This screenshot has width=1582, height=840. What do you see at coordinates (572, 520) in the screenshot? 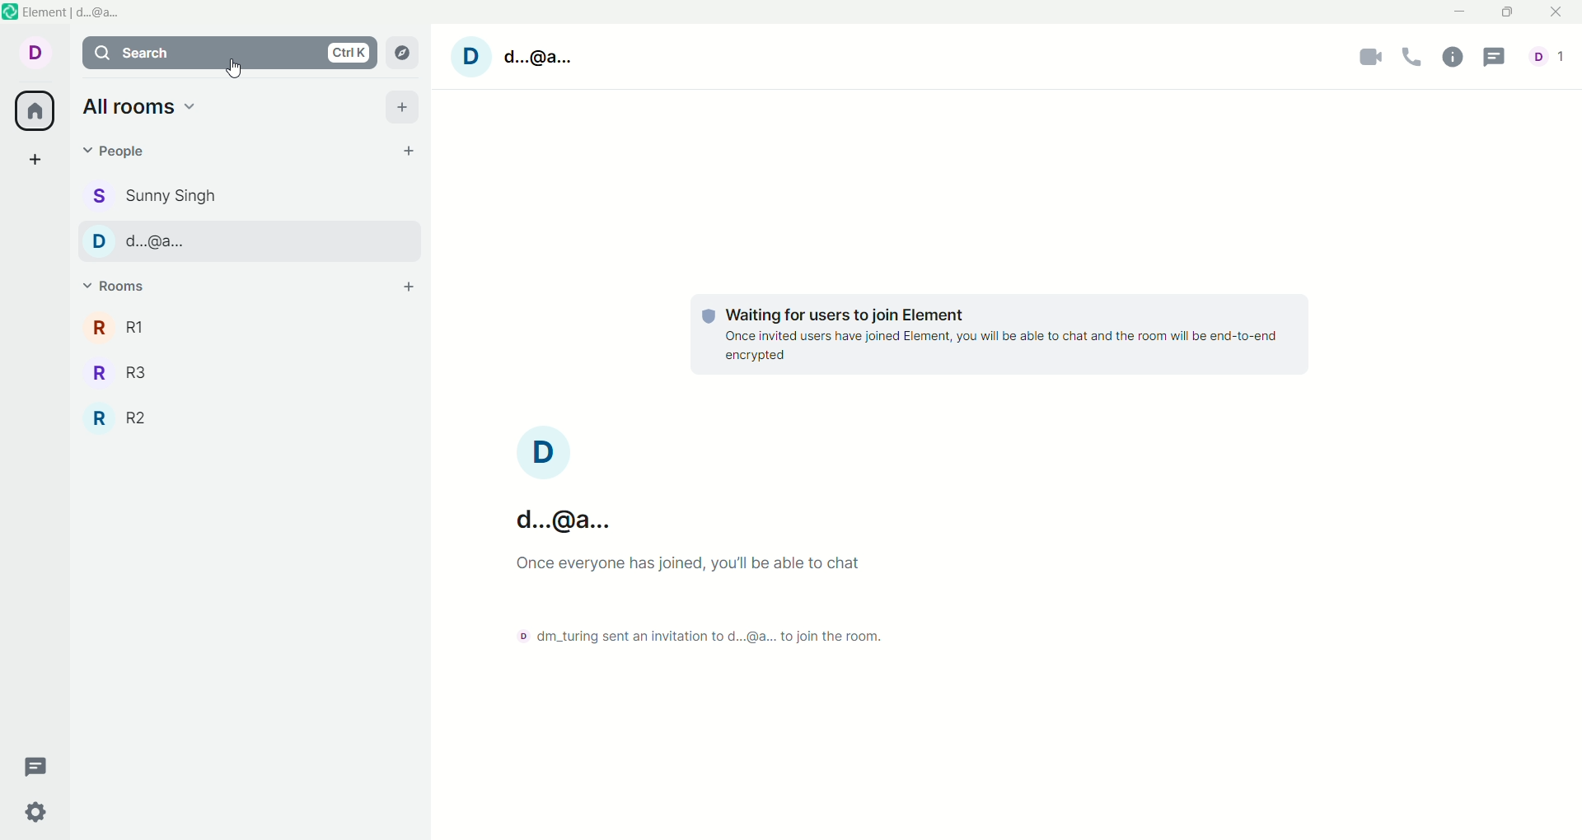
I see `Username` at bounding box center [572, 520].